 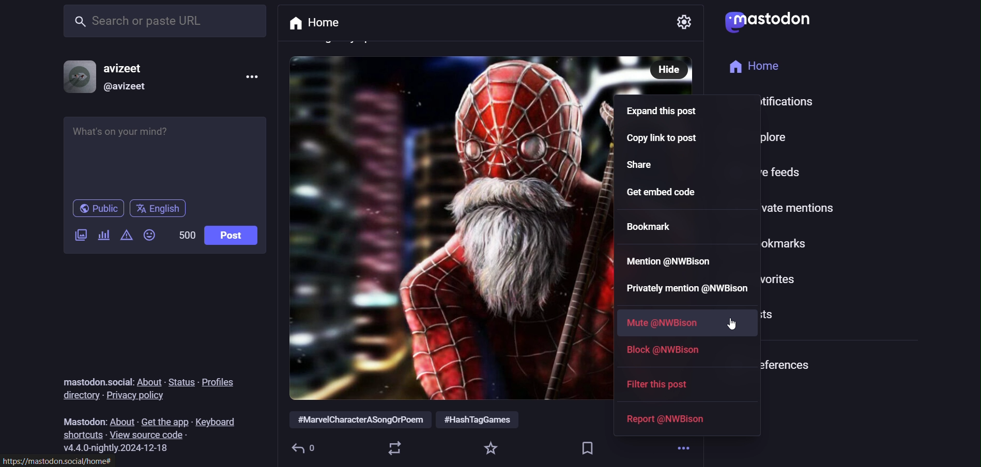 What do you see at coordinates (673, 193) in the screenshot?
I see `get embed code` at bounding box center [673, 193].